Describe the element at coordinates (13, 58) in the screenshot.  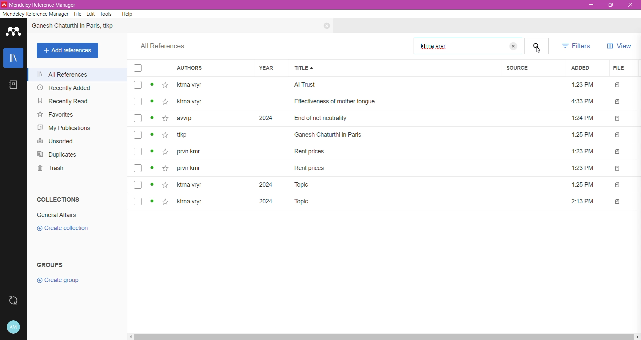
I see `Library` at that location.